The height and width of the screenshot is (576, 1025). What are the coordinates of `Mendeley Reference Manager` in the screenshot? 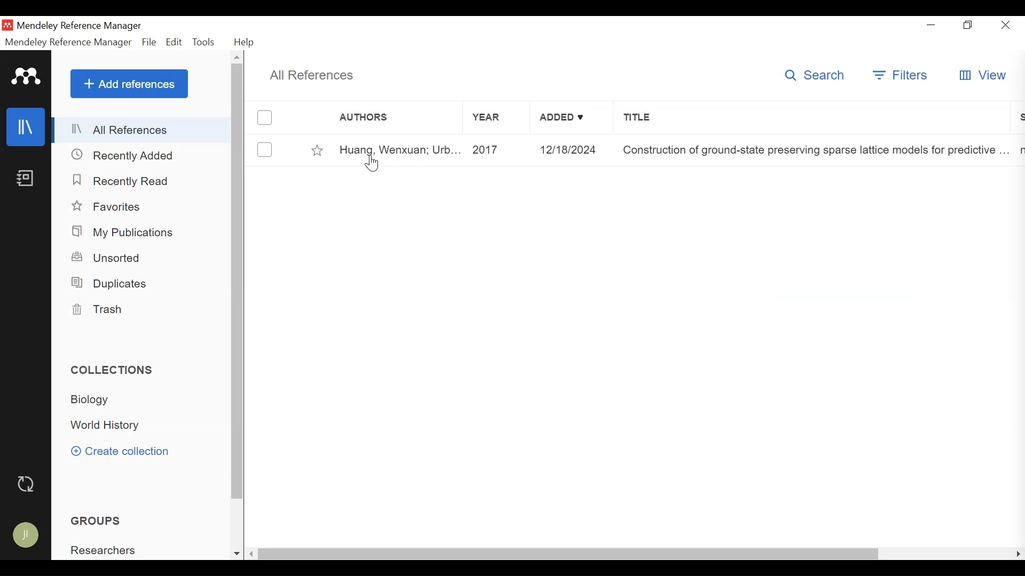 It's located at (78, 27).